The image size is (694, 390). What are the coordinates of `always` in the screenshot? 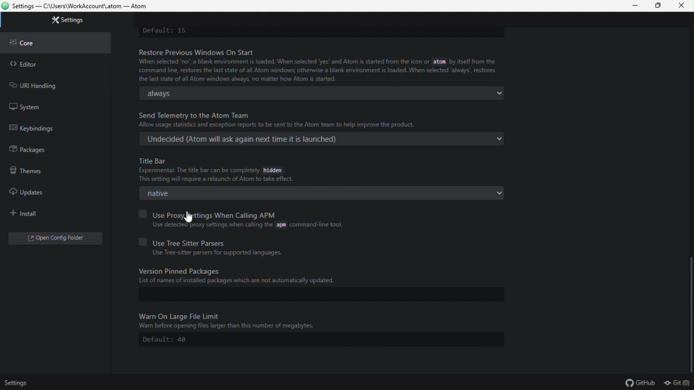 It's located at (321, 93).